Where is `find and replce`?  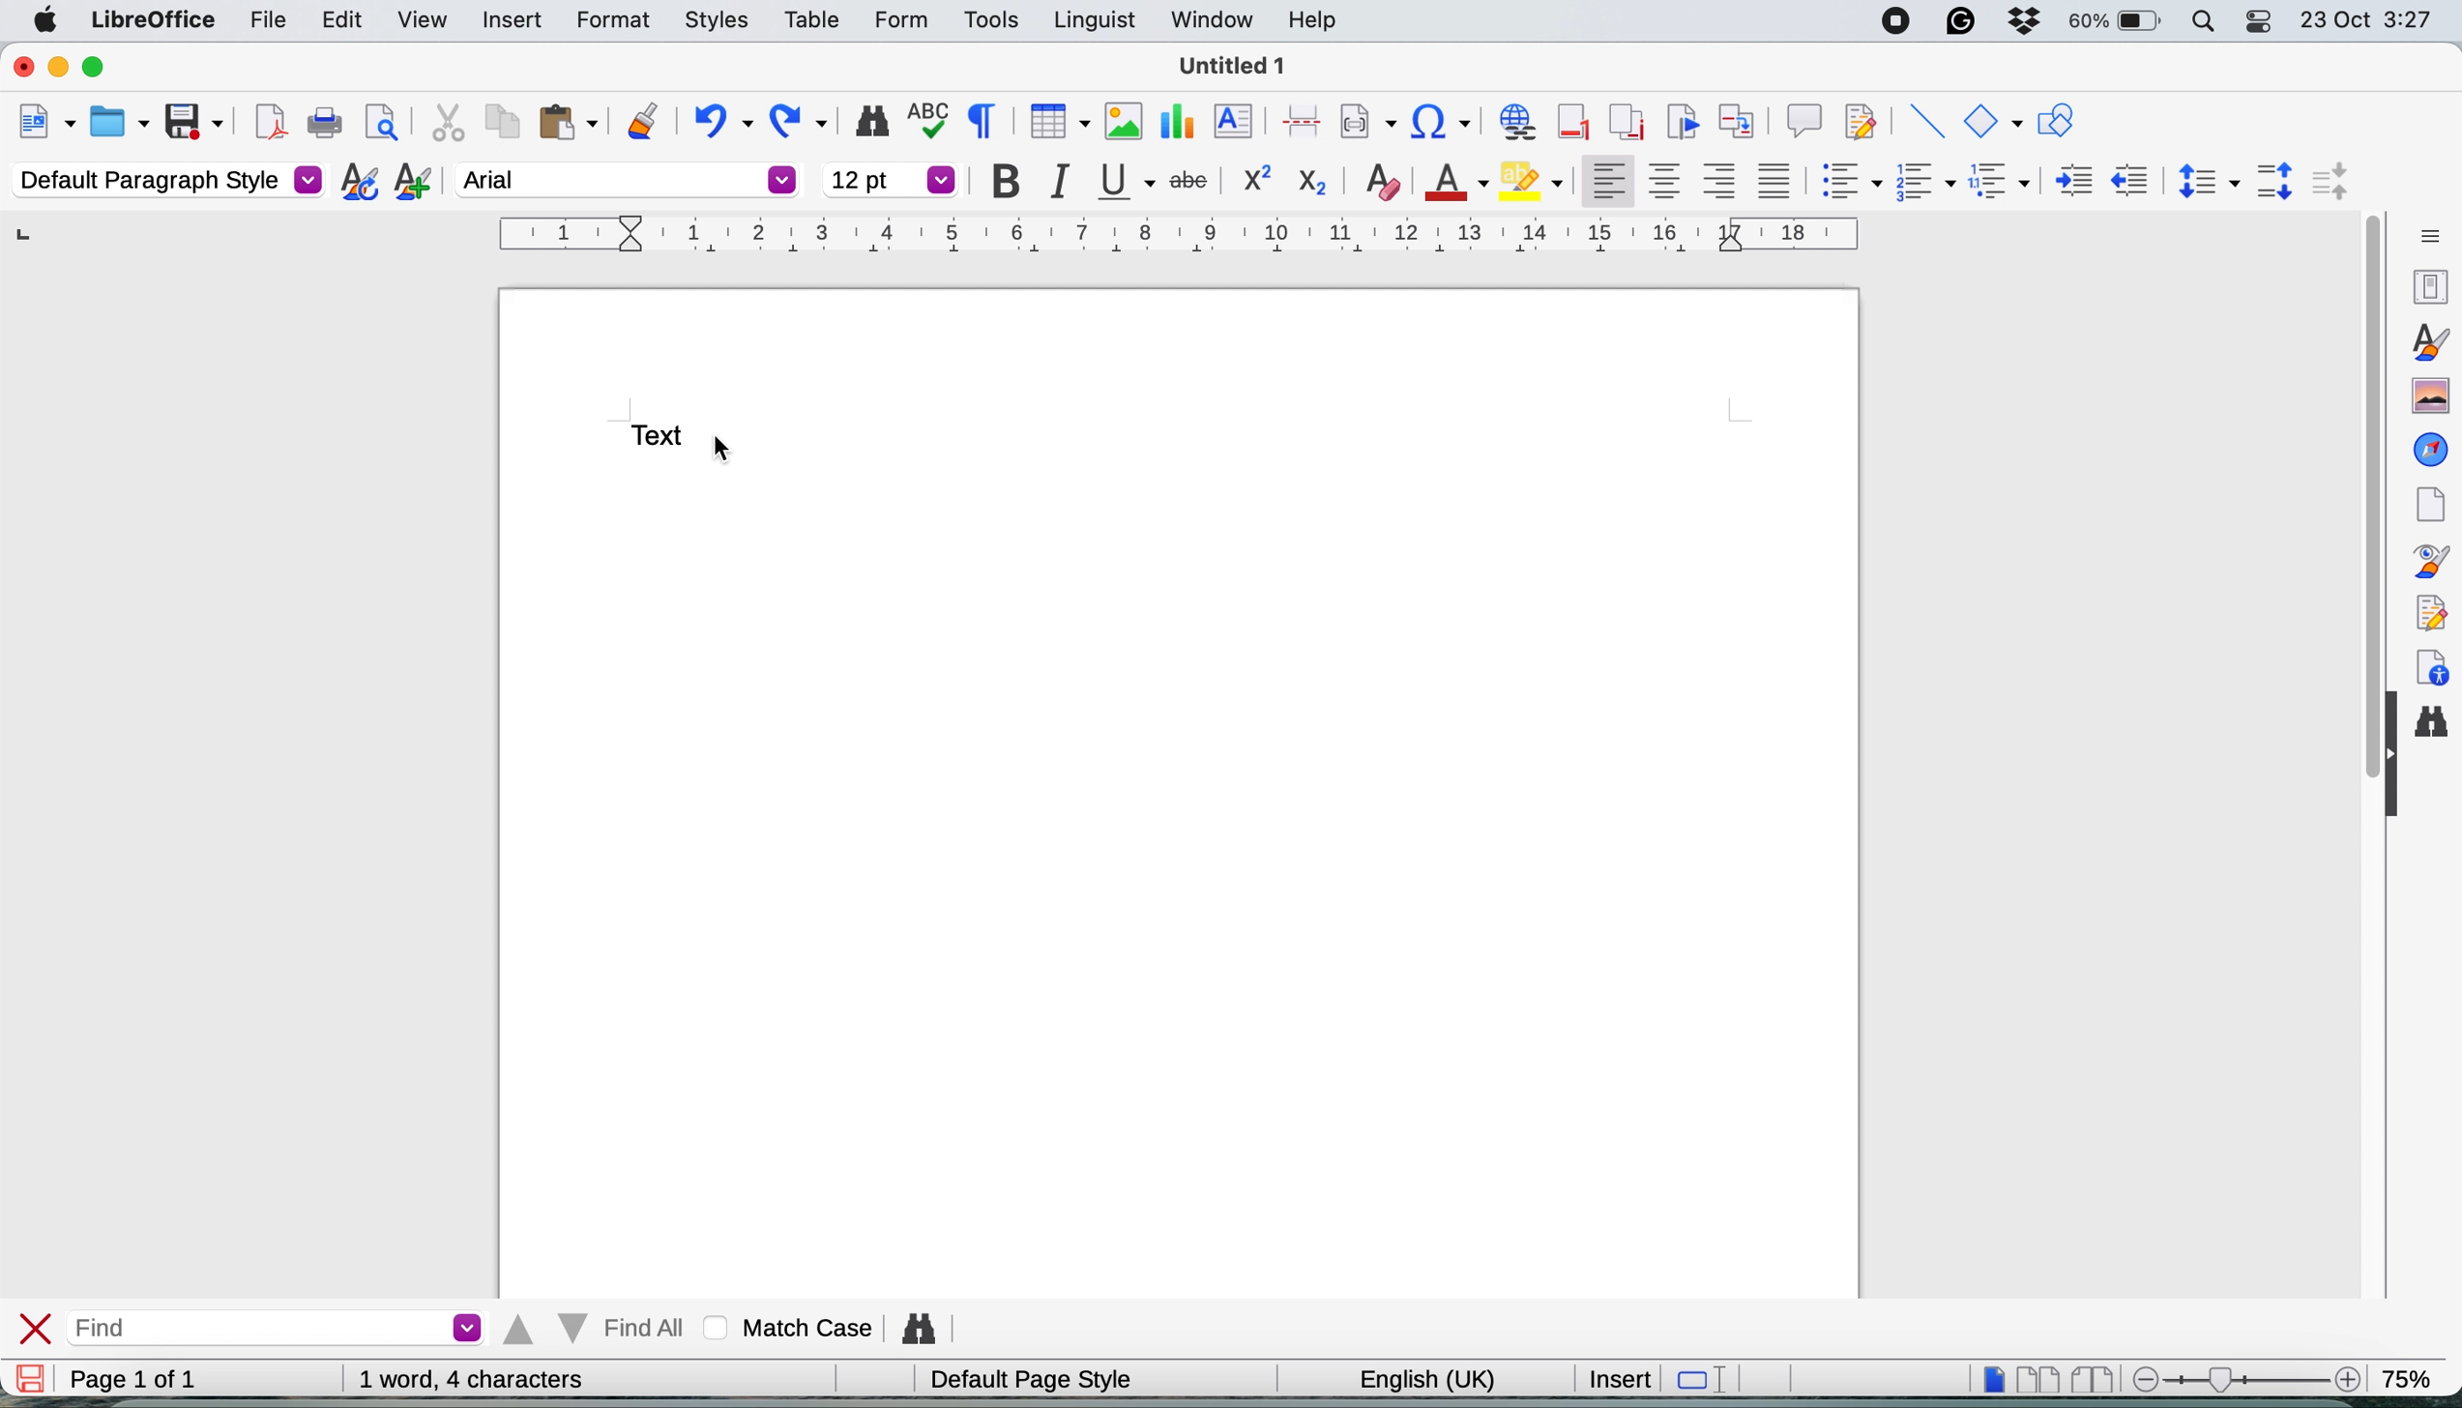 find and replce is located at coordinates (915, 1329).